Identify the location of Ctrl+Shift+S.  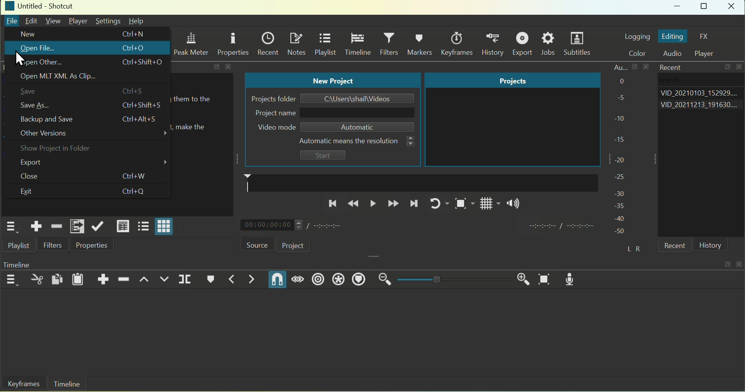
(141, 105).